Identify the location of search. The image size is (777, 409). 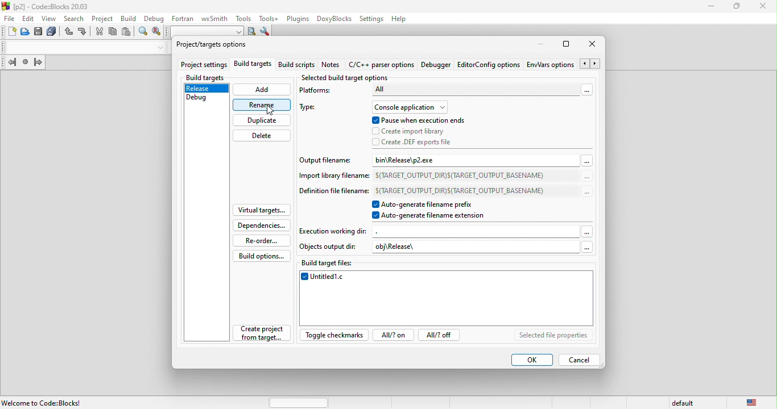
(75, 18).